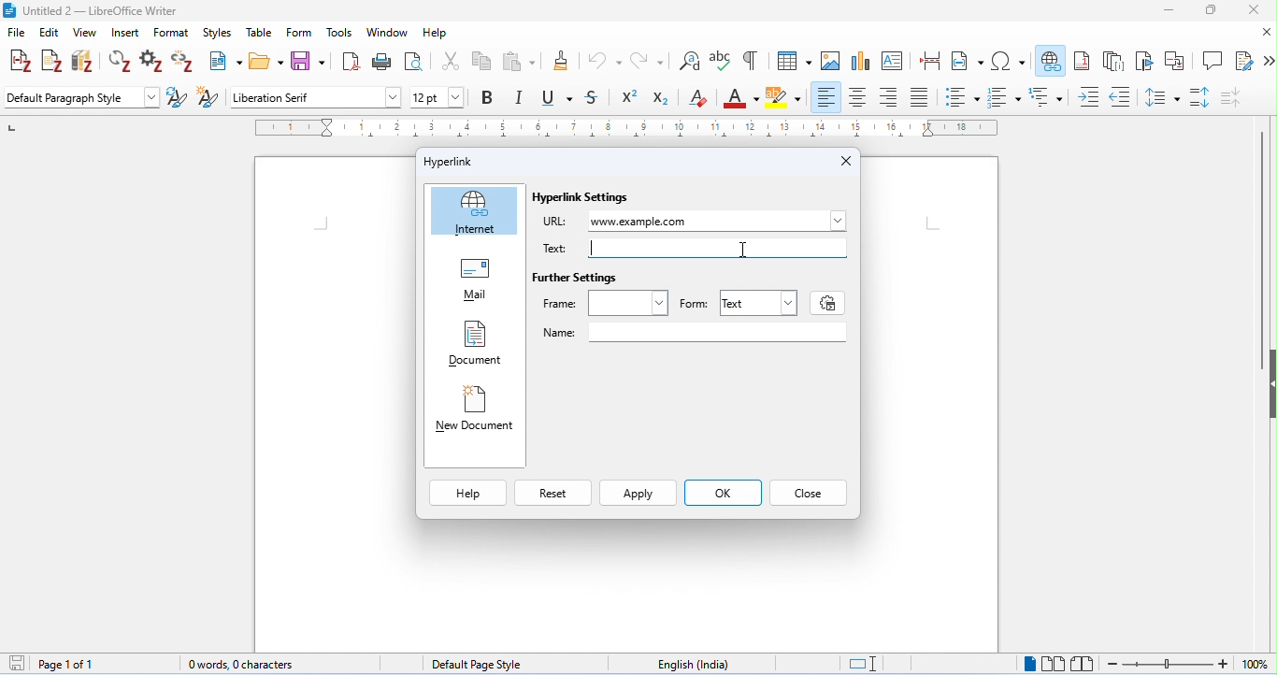  I want to click on New Document |, so click(477, 409).